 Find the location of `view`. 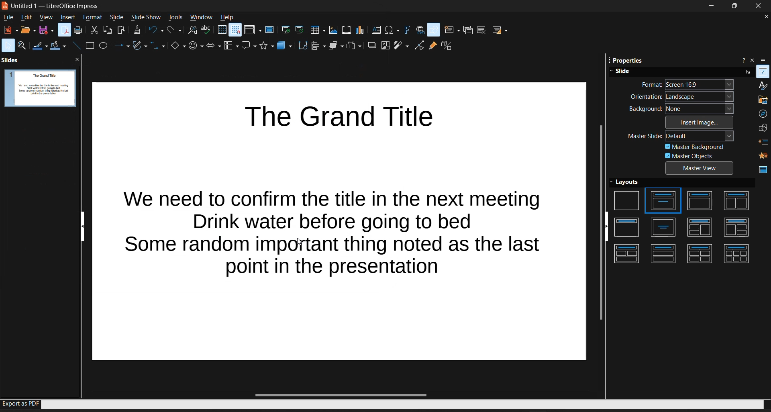

view is located at coordinates (45, 18).